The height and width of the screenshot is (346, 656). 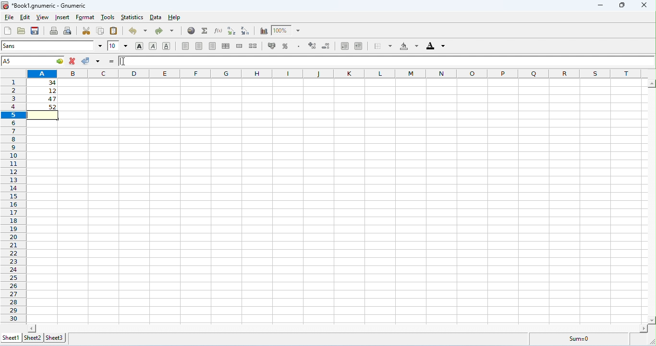 What do you see at coordinates (338, 73) in the screenshot?
I see `column headings` at bounding box center [338, 73].